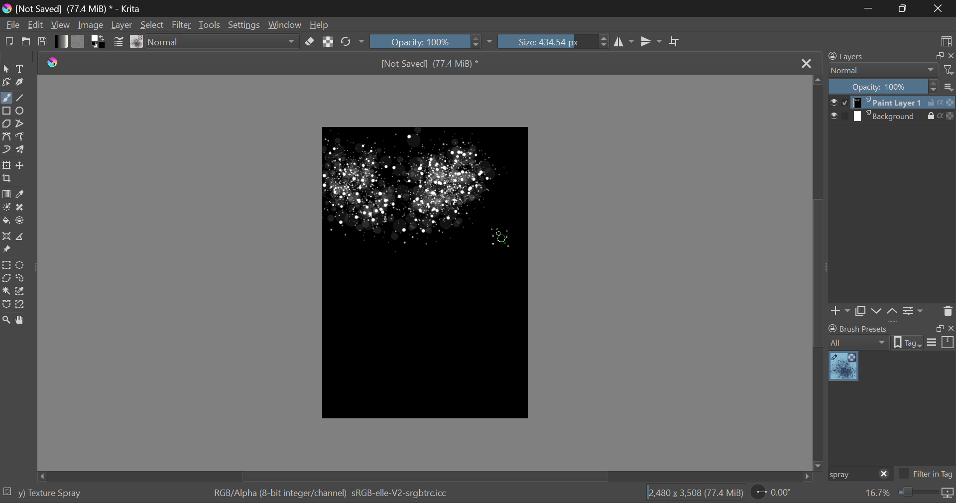 The width and height of the screenshot is (956, 503). Describe the element at coordinates (893, 312) in the screenshot. I see `Layer Movement up` at that location.